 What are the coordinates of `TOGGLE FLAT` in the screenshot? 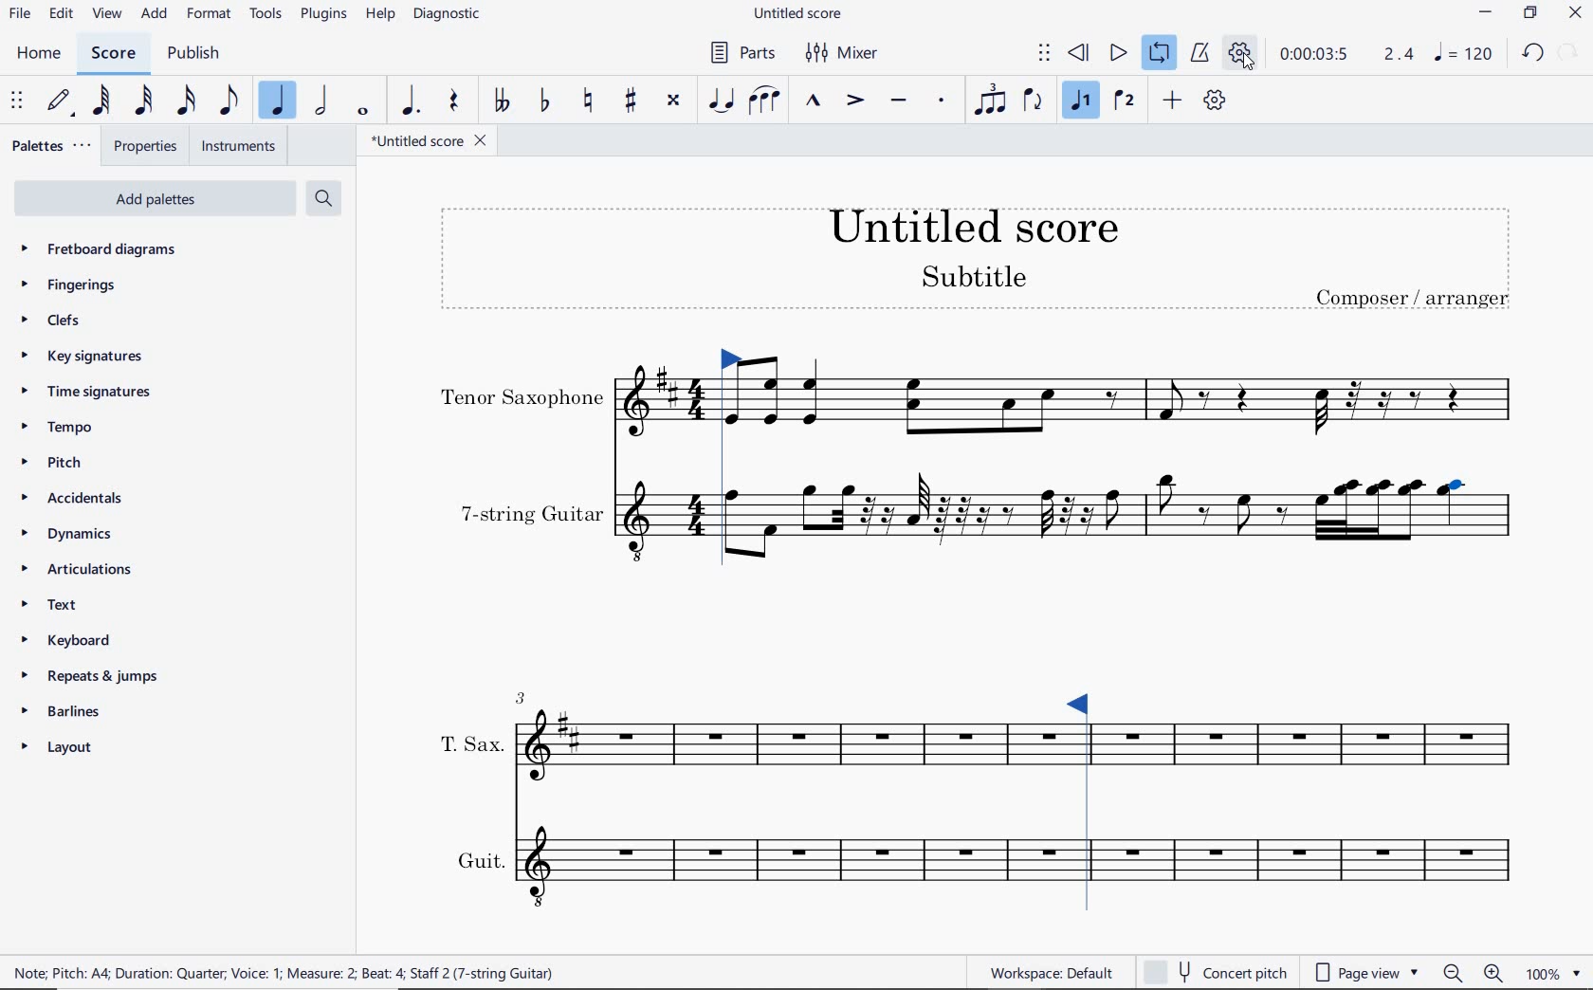 It's located at (541, 101).